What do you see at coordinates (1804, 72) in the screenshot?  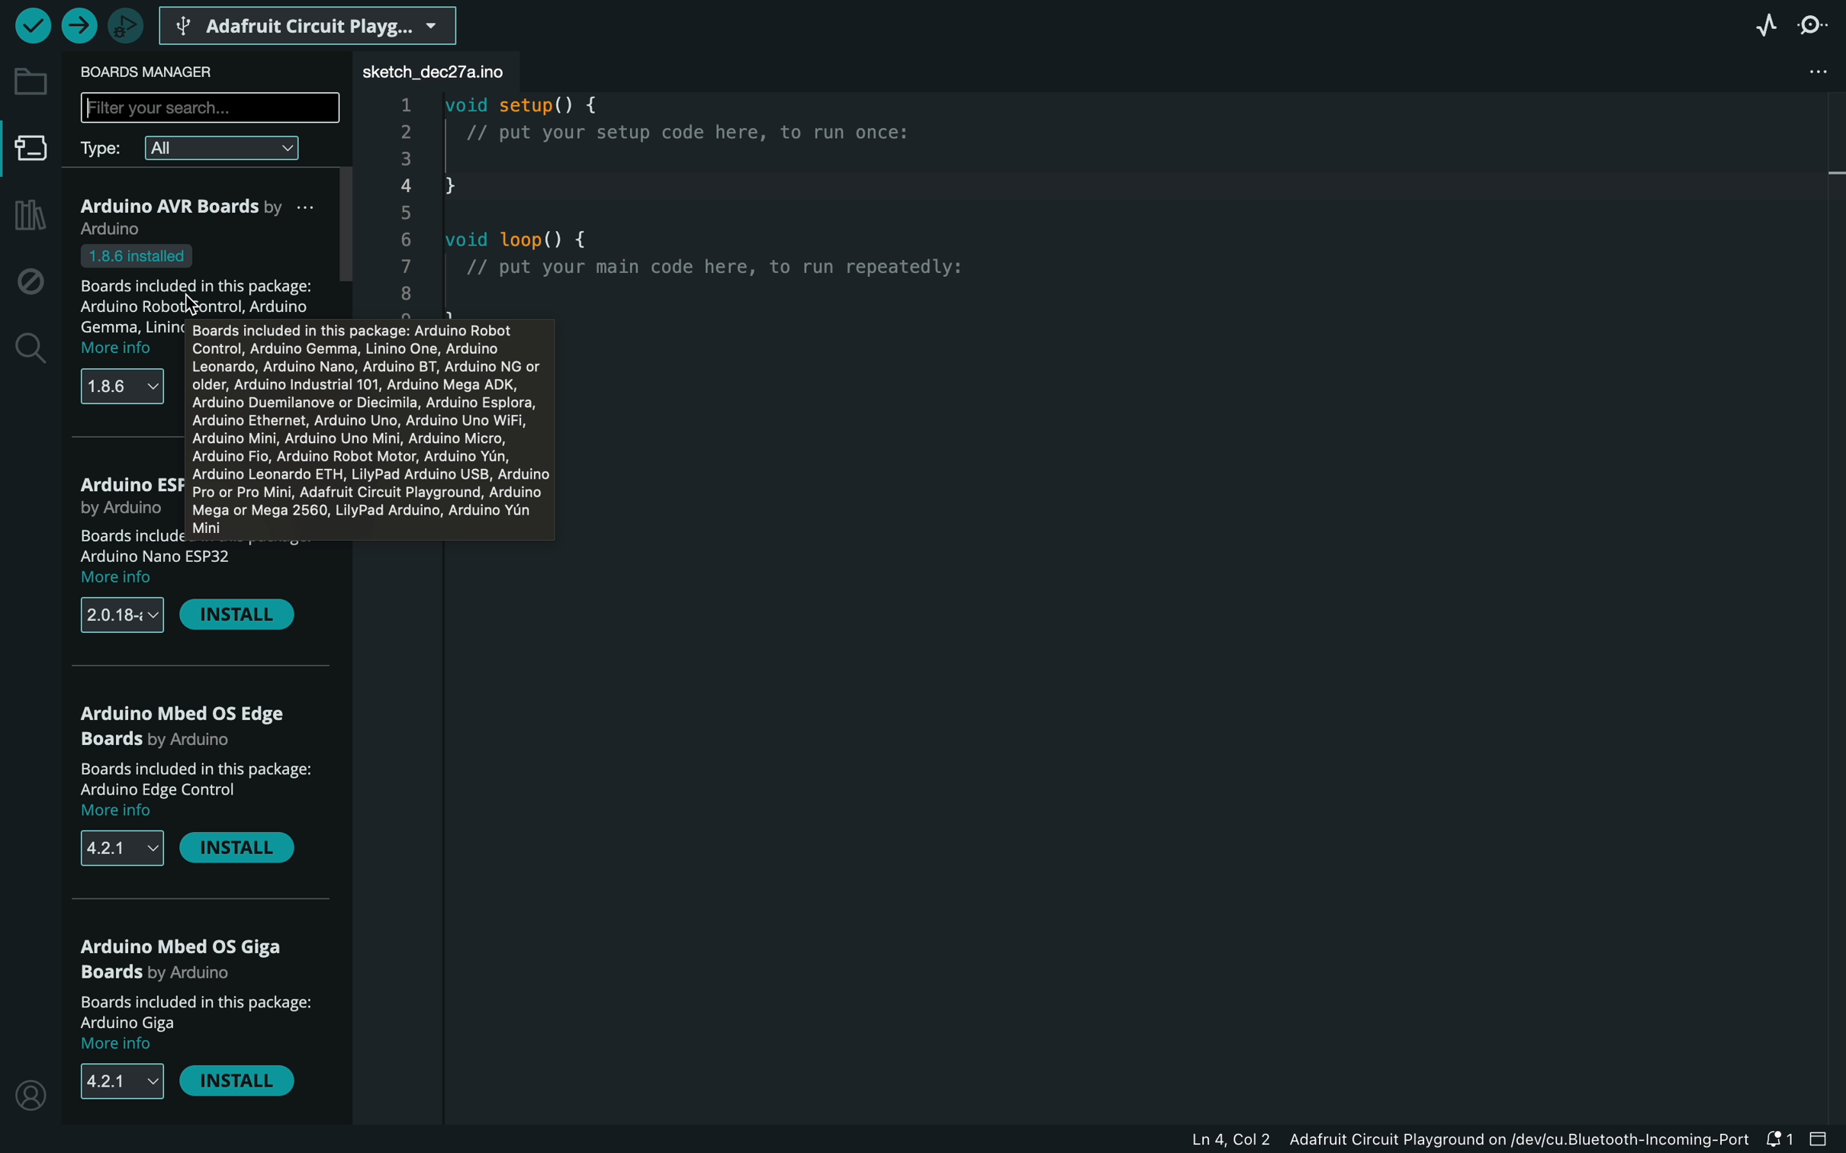 I see `file setting` at bounding box center [1804, 72].